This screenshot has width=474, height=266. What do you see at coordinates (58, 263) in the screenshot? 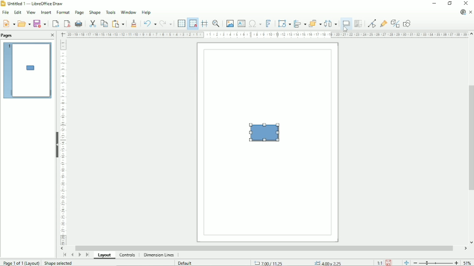
I see `Shape selected` at bounding box center [58, 263].